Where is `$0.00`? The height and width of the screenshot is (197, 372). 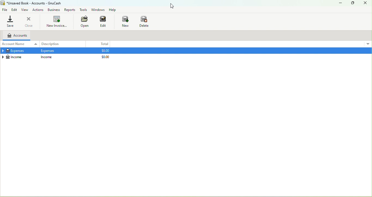
$0.00 is located at coordinates (105, 51).